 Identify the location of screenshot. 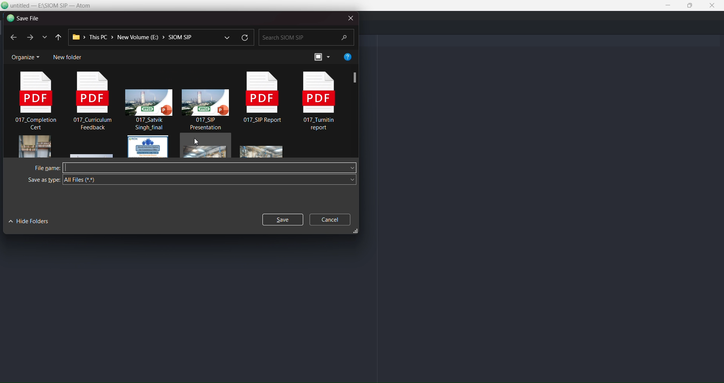
(354, 76).